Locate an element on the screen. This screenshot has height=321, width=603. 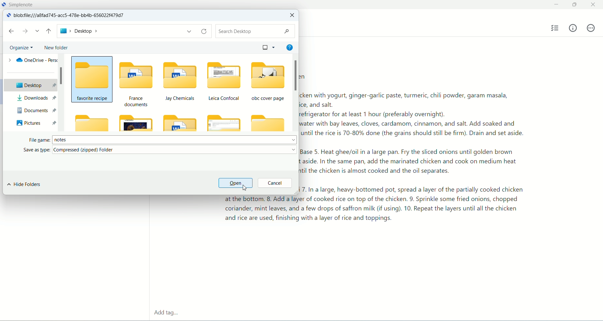
folder is located at coordinates (91, 123).